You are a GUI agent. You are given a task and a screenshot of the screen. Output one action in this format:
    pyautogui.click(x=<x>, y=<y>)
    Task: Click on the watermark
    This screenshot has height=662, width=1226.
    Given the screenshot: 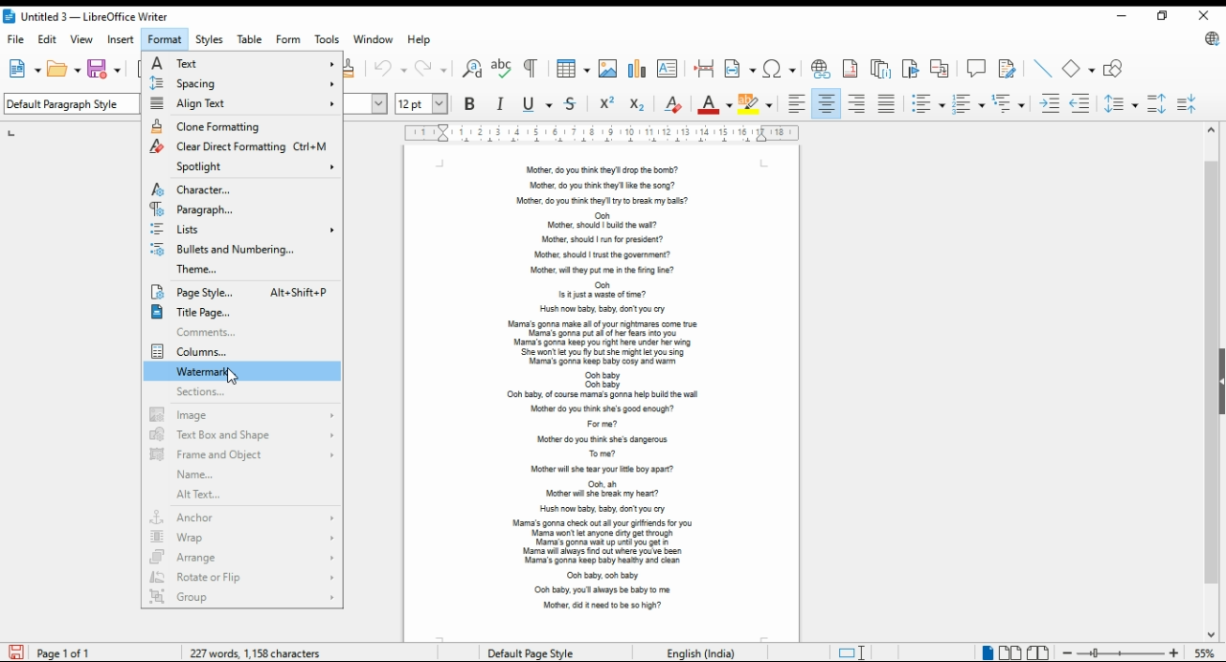 What is the action you would take?
    pyautogui.click(x=243, y=371)
    